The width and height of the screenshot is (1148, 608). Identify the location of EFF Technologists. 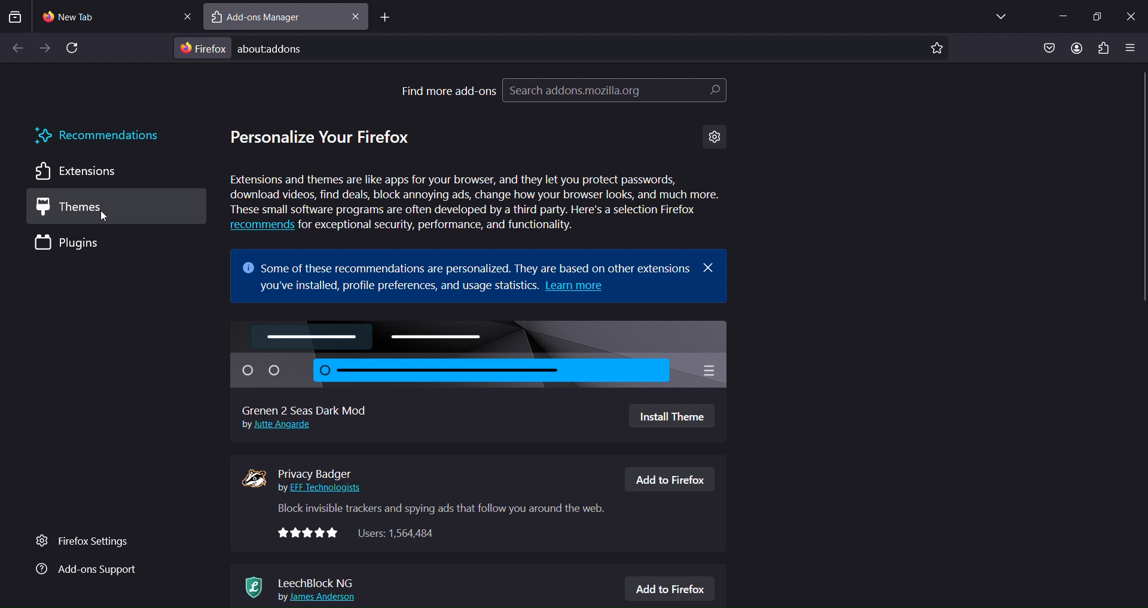
(320, 486).